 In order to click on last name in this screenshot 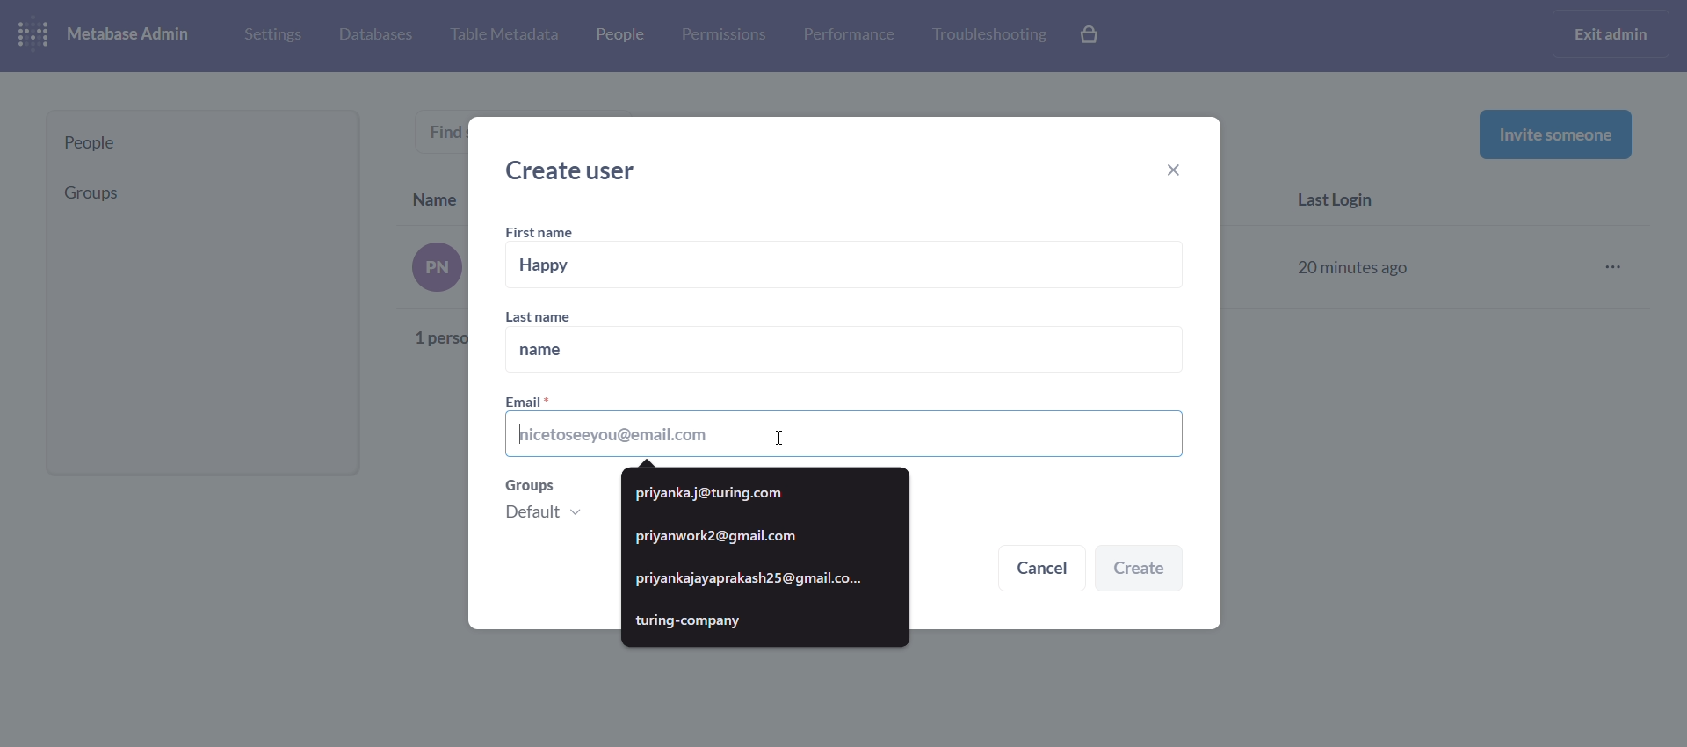, I will do `click(554, 315)`.